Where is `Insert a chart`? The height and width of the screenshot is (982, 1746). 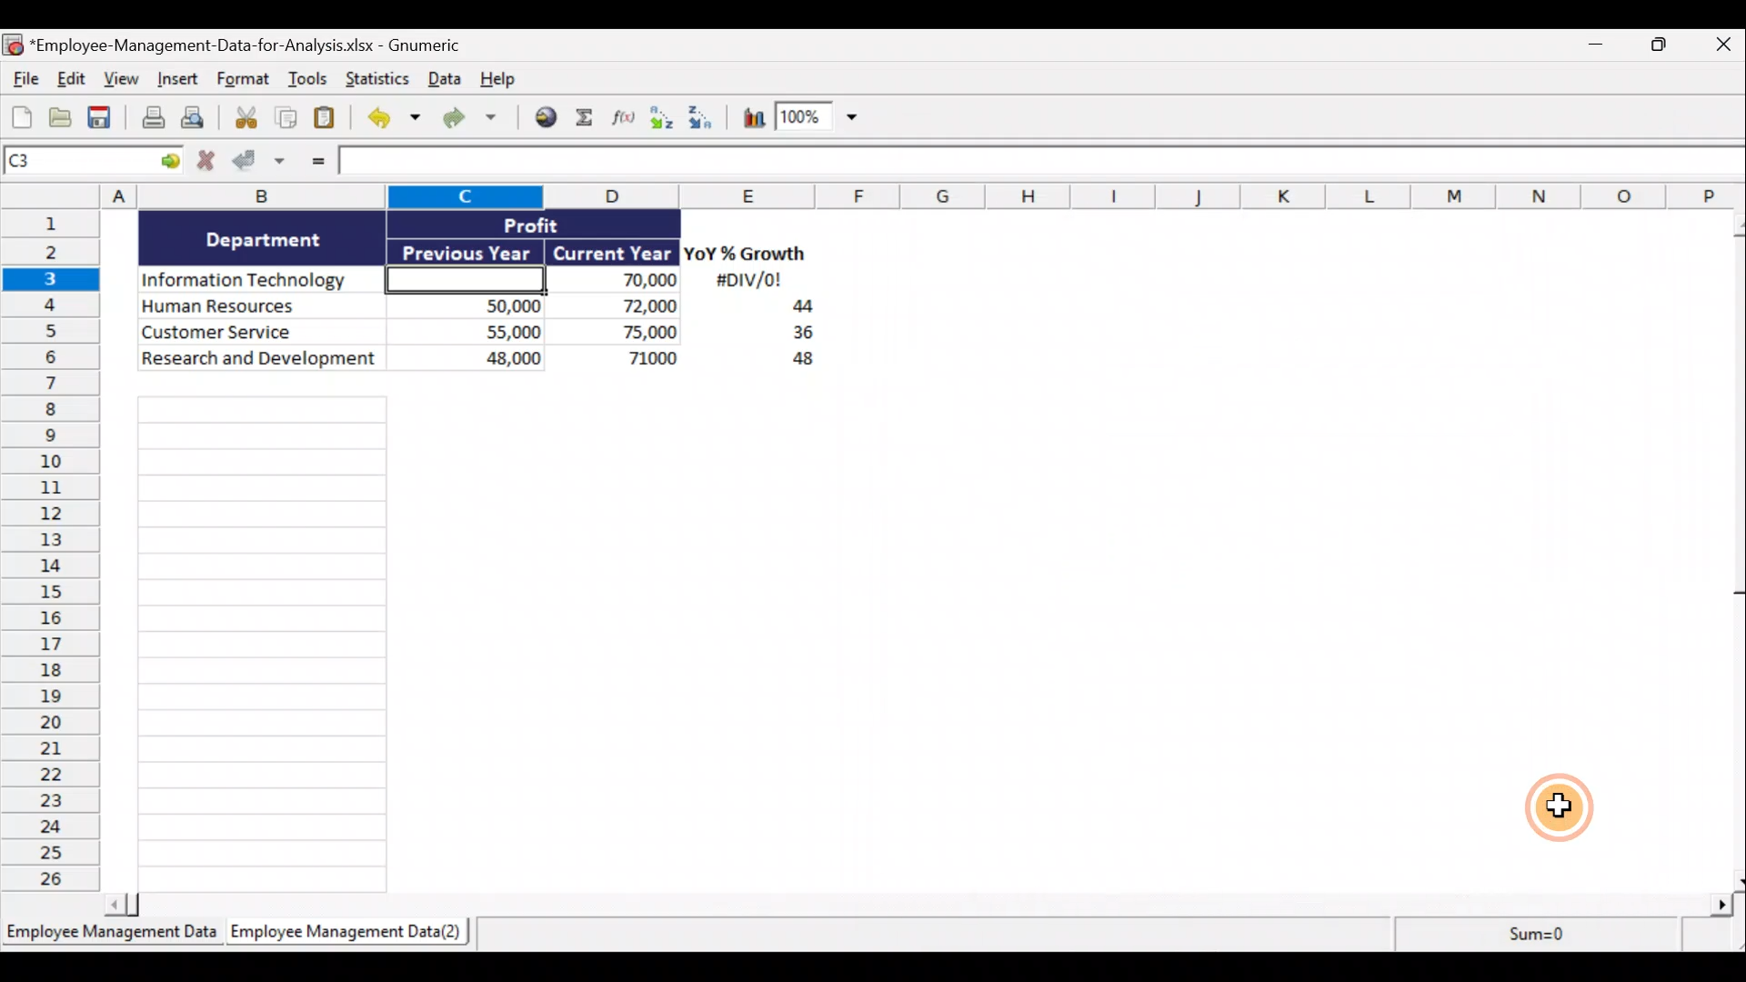
Insert a chart is located at coordinates (746, 116).